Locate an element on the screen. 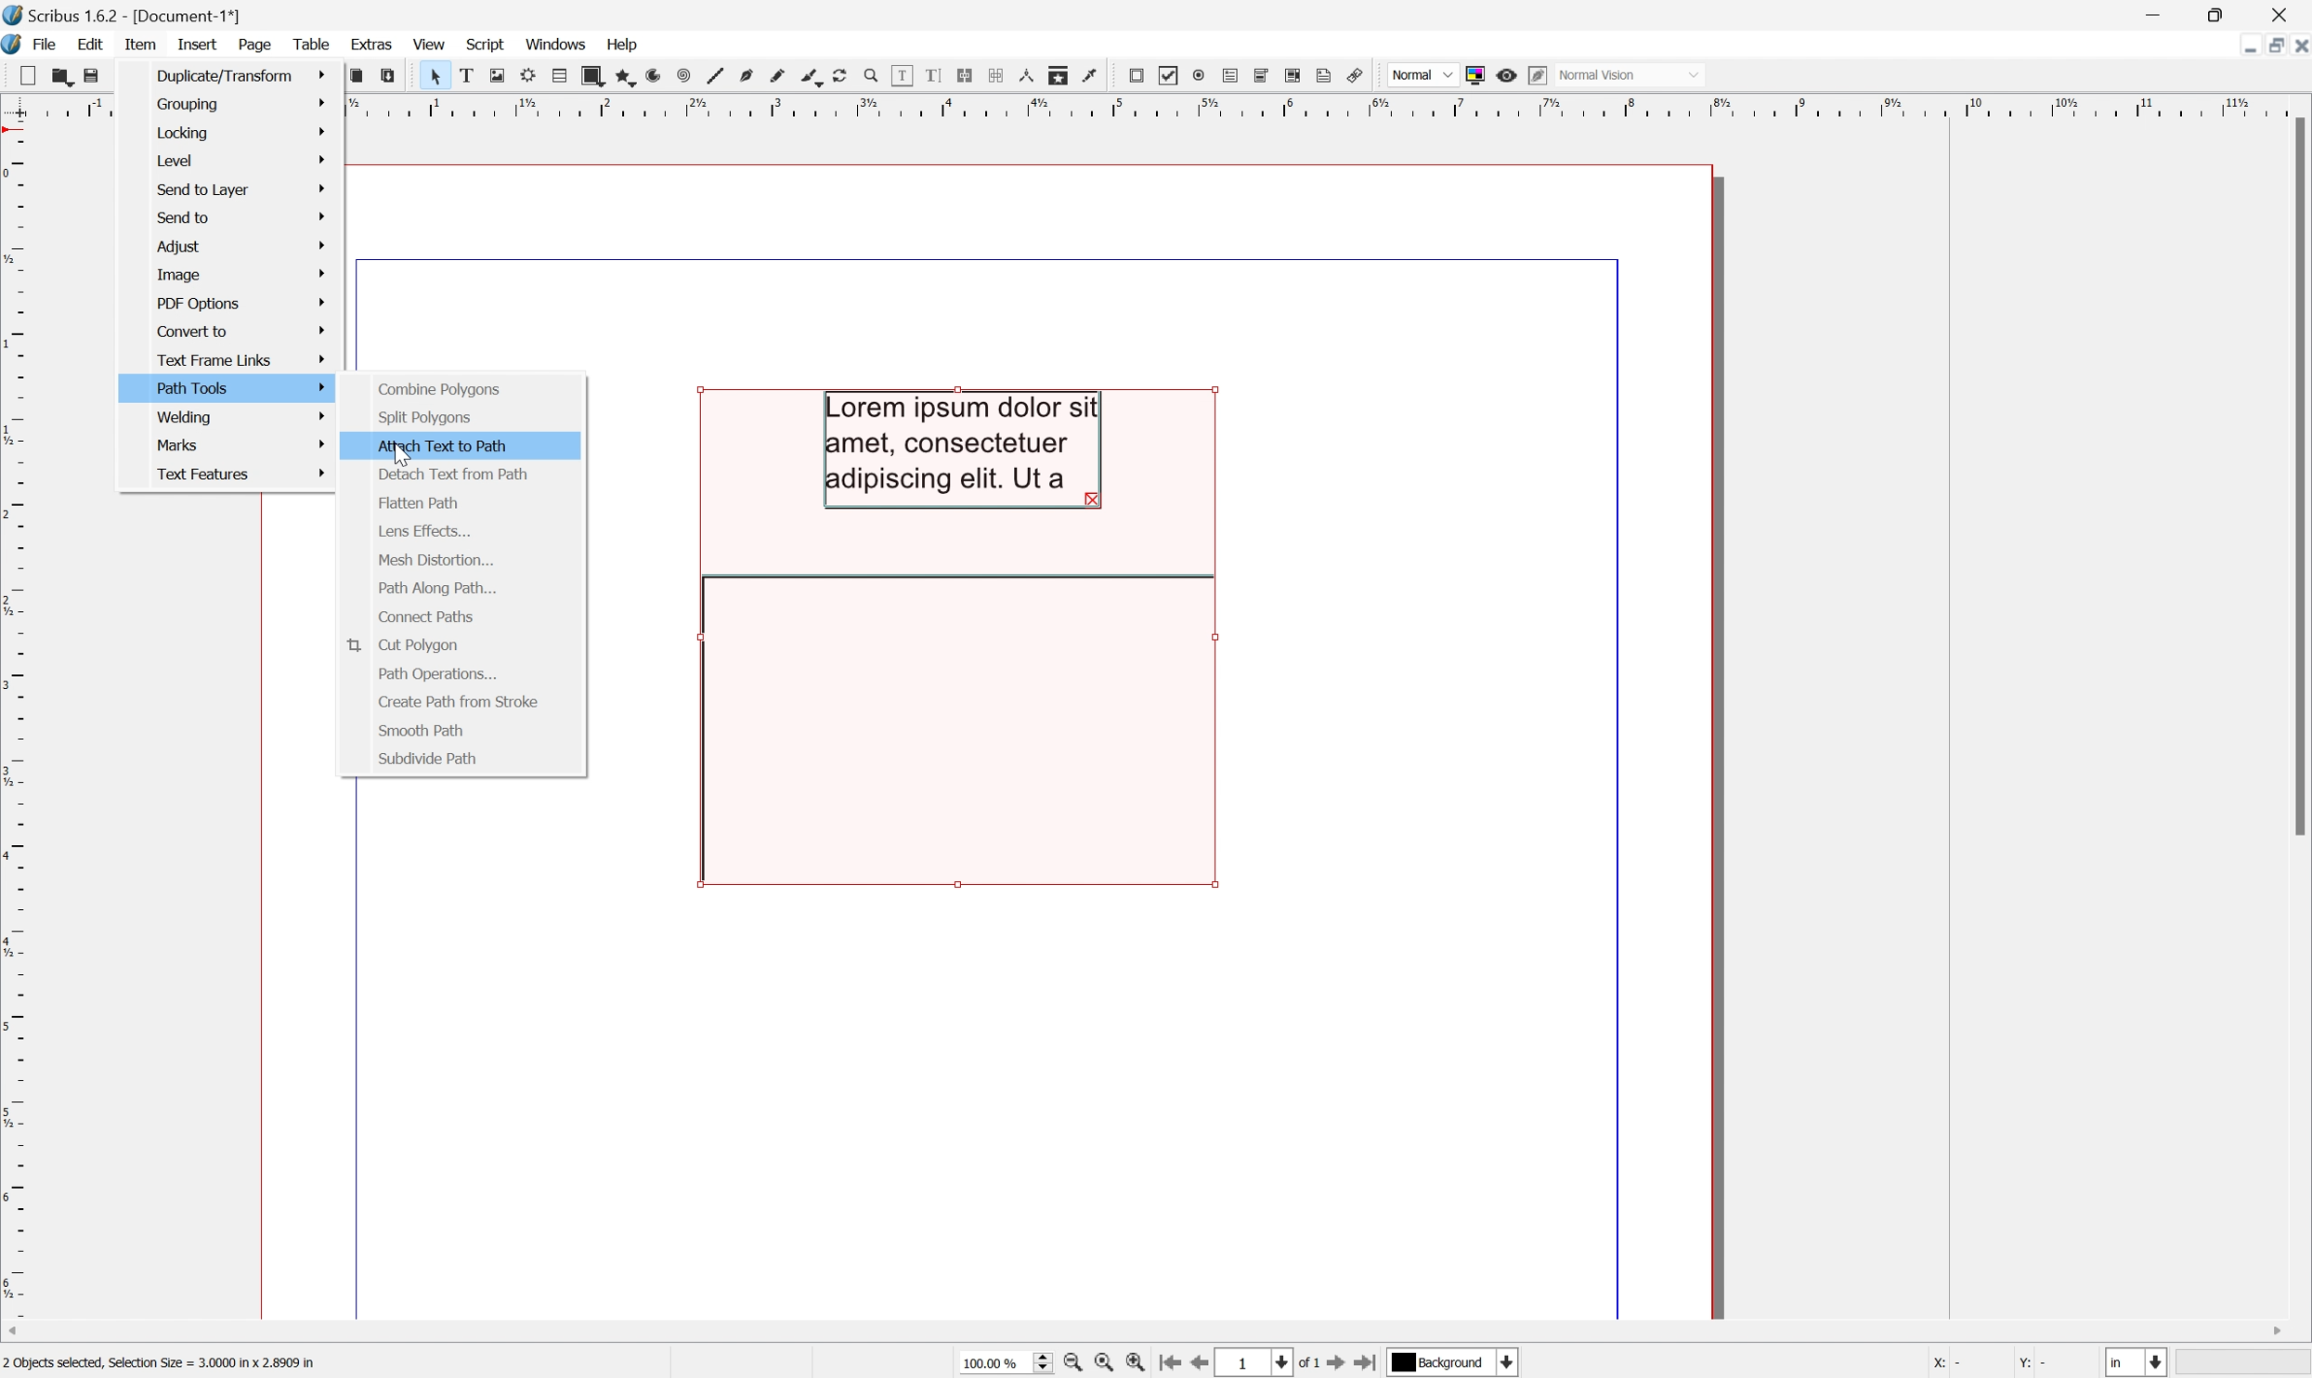 The height and width of the screenshot is (1378, 2312). Scroll bar is located at coordinates (2297, 480).